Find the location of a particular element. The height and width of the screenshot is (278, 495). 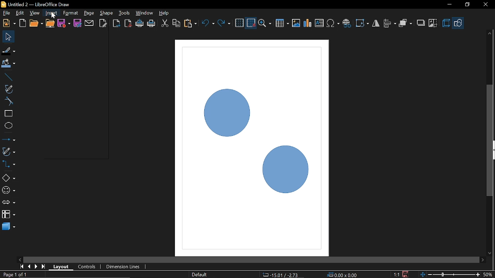

Page is located at coordinates (89, 13).